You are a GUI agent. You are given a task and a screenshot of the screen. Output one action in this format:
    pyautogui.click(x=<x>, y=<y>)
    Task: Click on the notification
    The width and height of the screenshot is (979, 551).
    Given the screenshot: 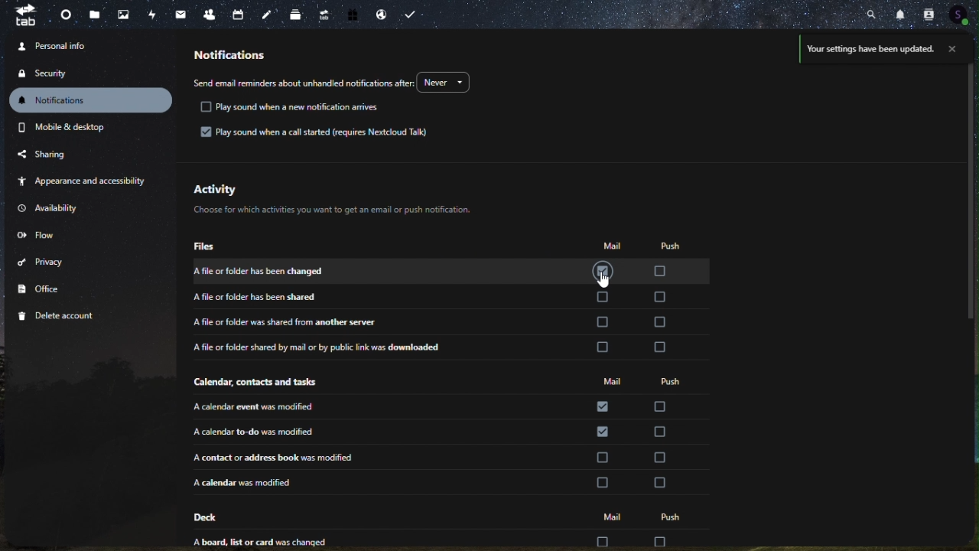 What is the action you would take?
    pyautogui.click(x=901, y=14)
    